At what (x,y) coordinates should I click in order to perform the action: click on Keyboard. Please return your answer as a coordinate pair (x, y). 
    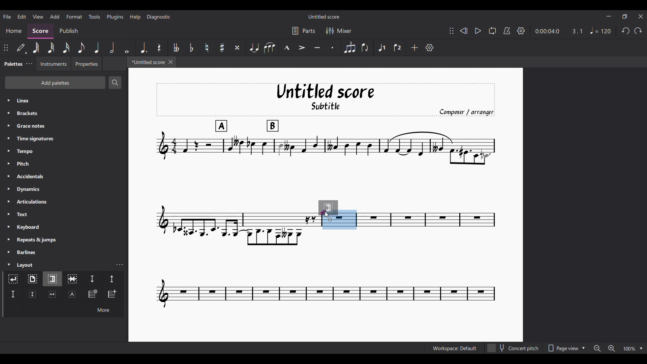
    Looking at the image, I should click on (64, 227).